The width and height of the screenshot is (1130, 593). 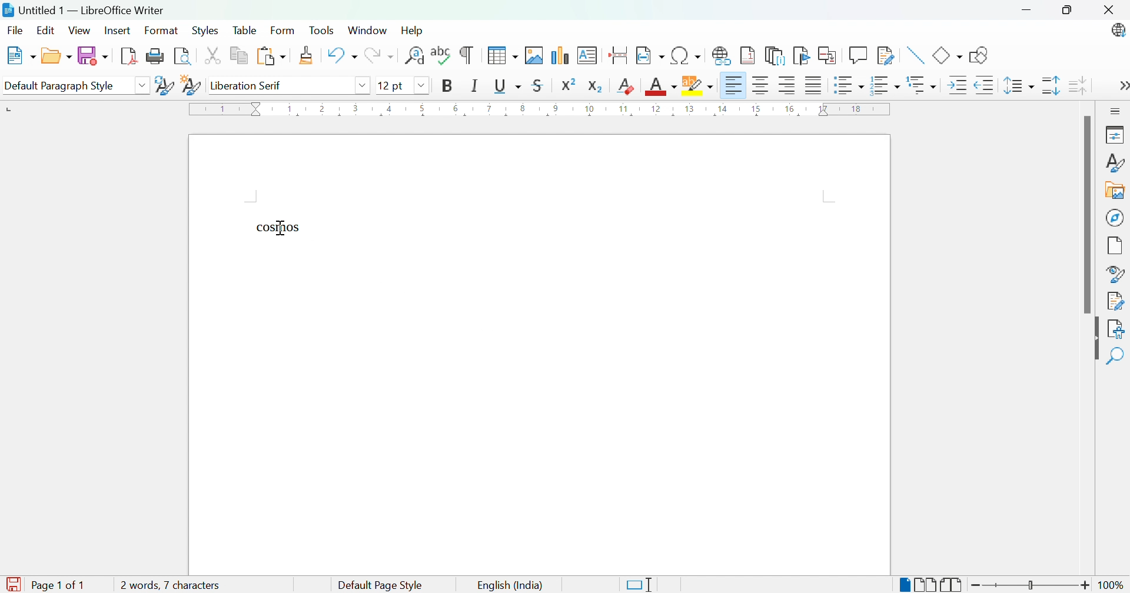 I want to click on Insert table, so click(x=504, y=55).